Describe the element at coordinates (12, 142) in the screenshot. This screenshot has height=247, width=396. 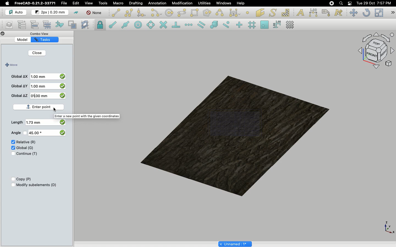
I see `Check` at that location.